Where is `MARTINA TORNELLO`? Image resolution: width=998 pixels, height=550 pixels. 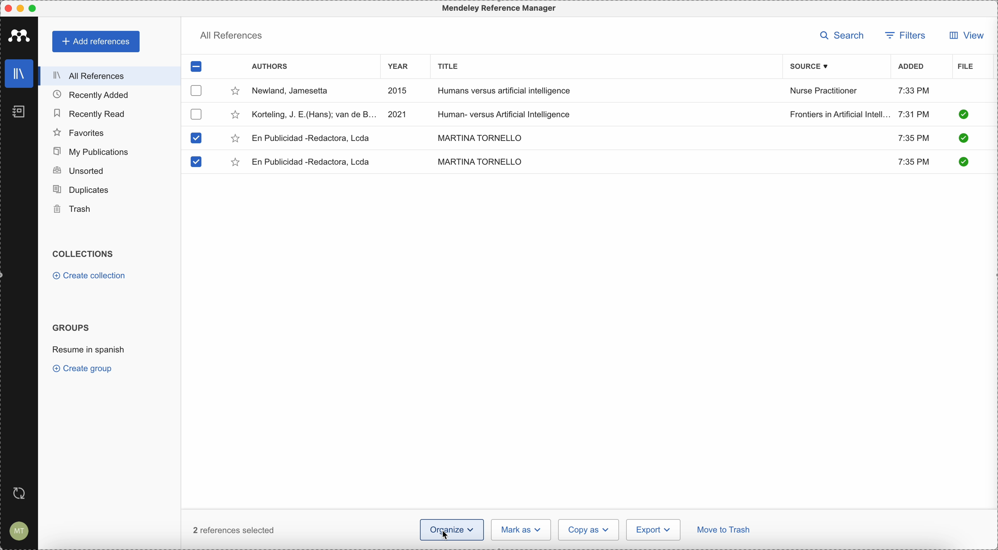
MARTINA TORNELLO is located at coordinates (480, 161).